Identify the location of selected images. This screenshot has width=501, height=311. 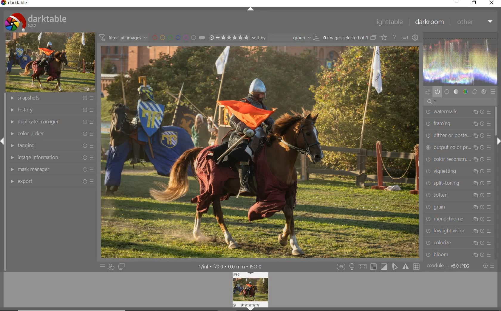
(349, 37).